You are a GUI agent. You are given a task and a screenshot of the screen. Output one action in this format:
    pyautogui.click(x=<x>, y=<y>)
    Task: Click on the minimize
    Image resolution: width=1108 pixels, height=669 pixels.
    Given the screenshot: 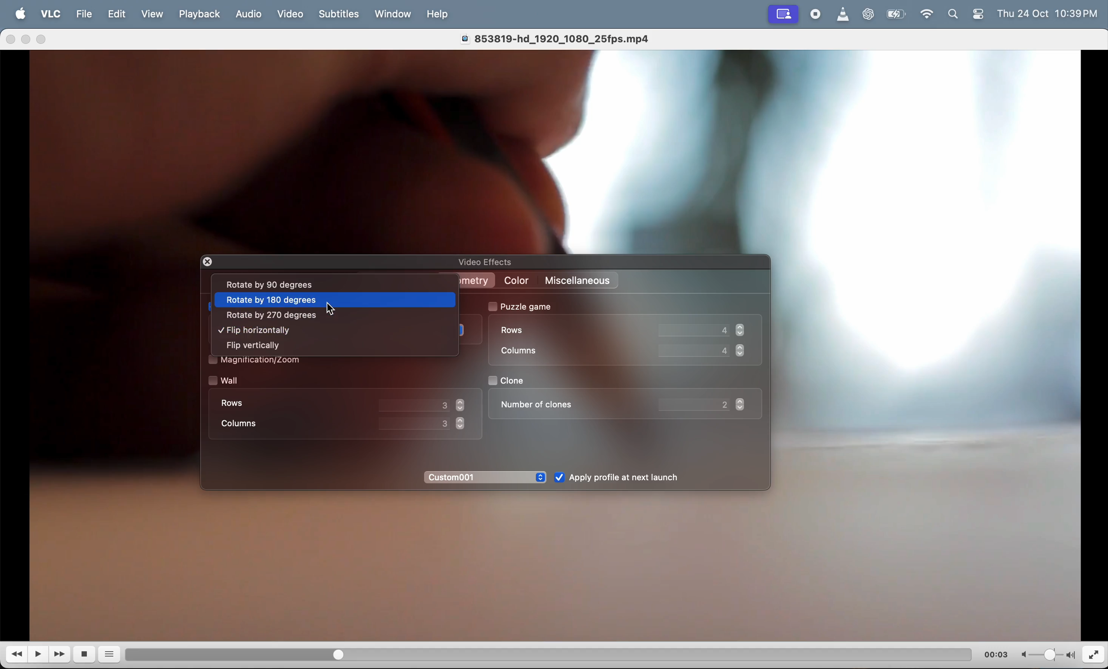 What is the action you would take?
    pyautogui.click(x=27, y=40)
    